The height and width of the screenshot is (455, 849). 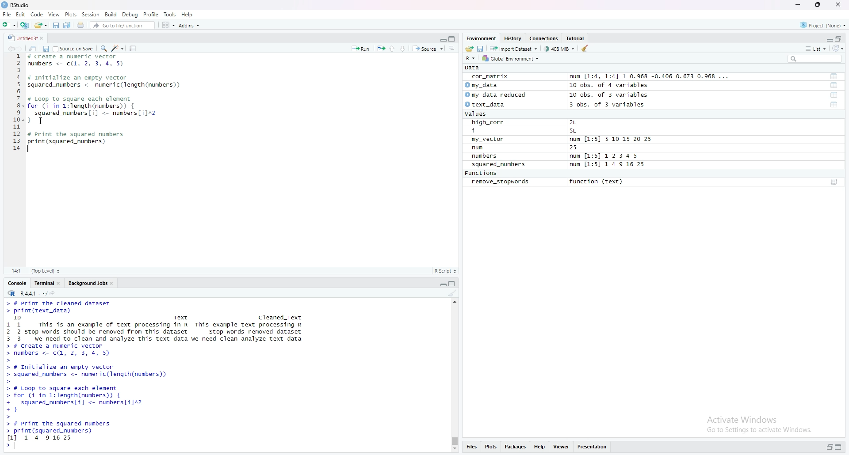 I want to click on History., so click(x=514, y=38).